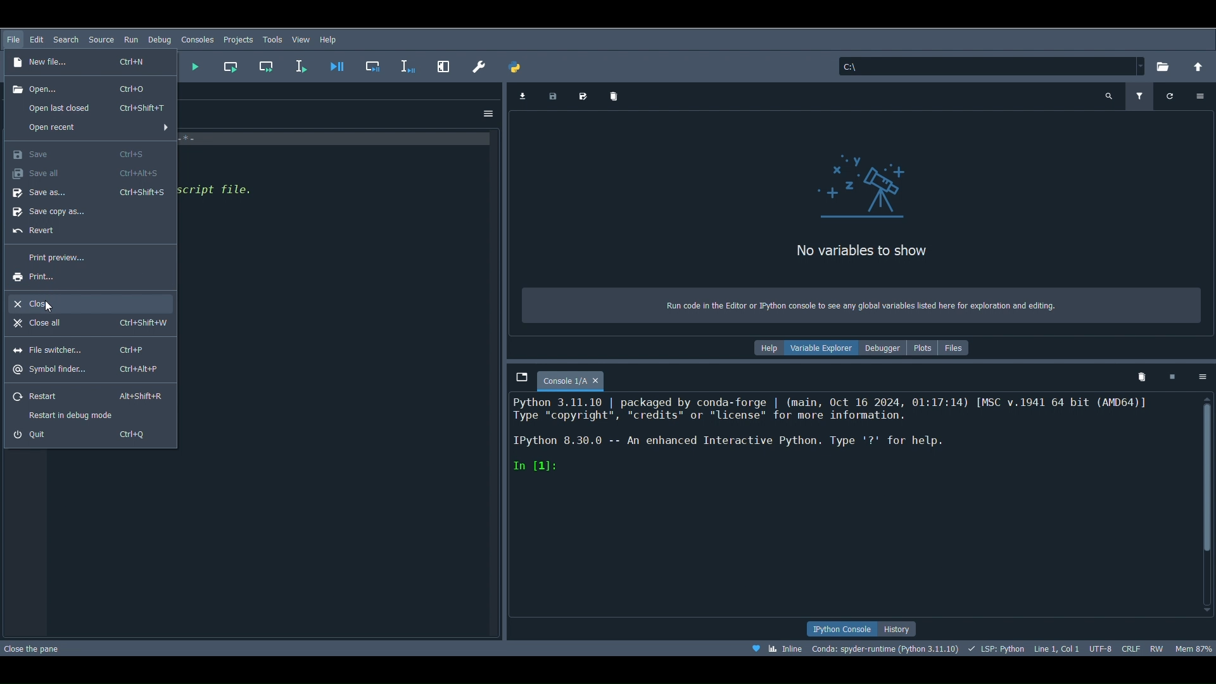  I want to click on Debug, so click(160, 39).